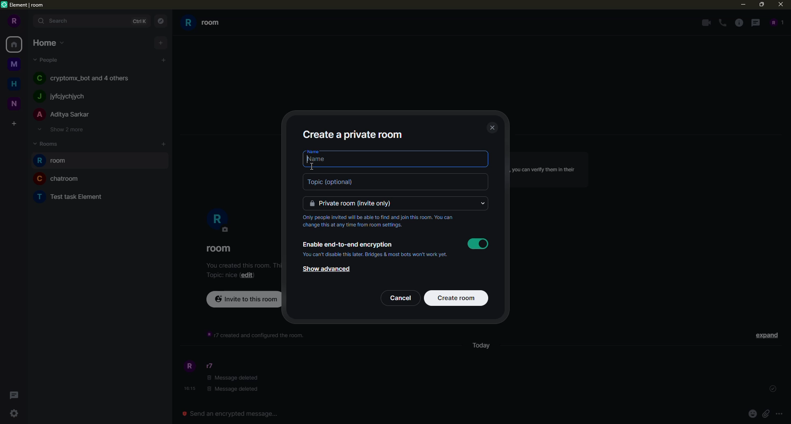  What do you see at coordinates (243, 301) in the screenshot?
I see `invite to this room` at bounding box center [243, 301].